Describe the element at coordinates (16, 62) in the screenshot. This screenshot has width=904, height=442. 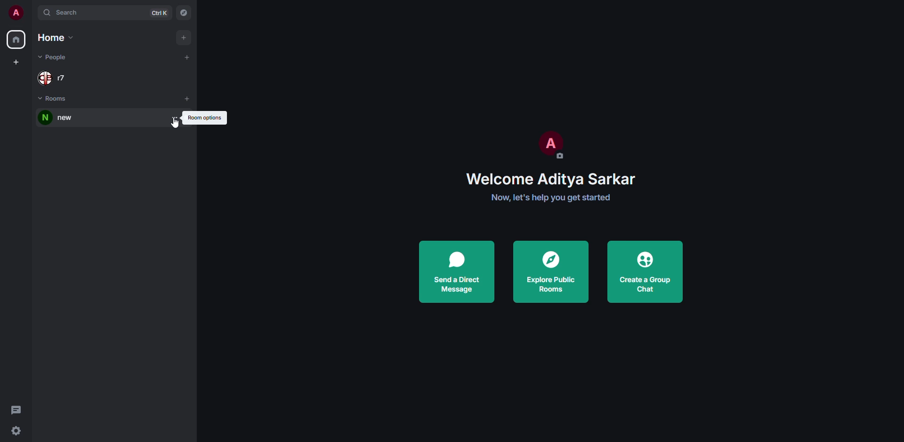
I see `create space` at that location.